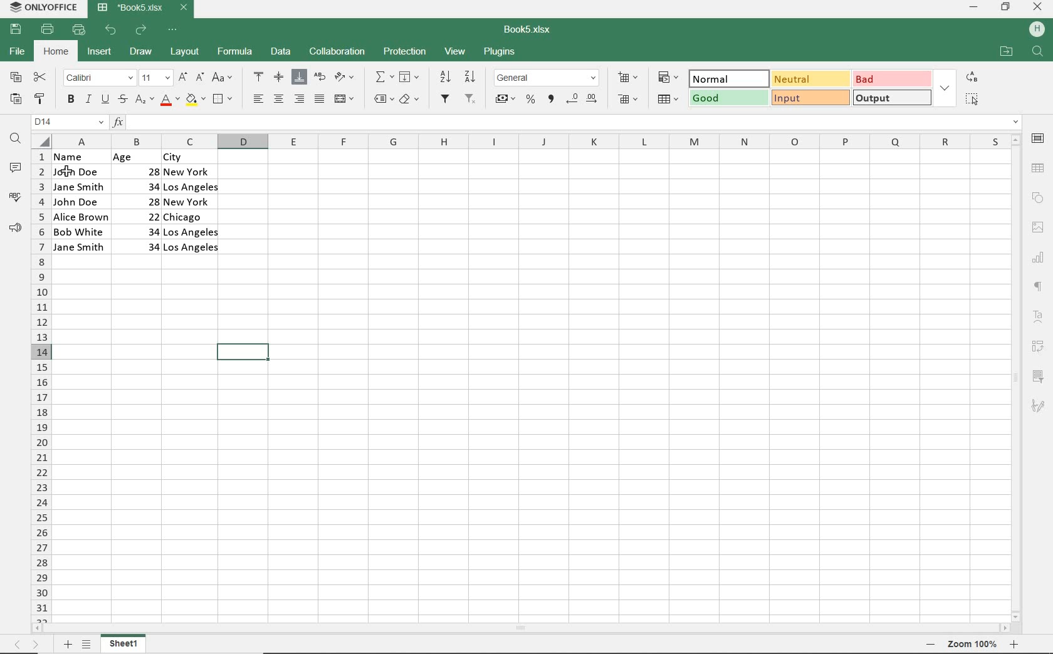 The width and height of the screenshot is (1053, 654). Describe the element at coordinates (243, 351) in the screenshot. I see `SELECTED CELLS` at that location.